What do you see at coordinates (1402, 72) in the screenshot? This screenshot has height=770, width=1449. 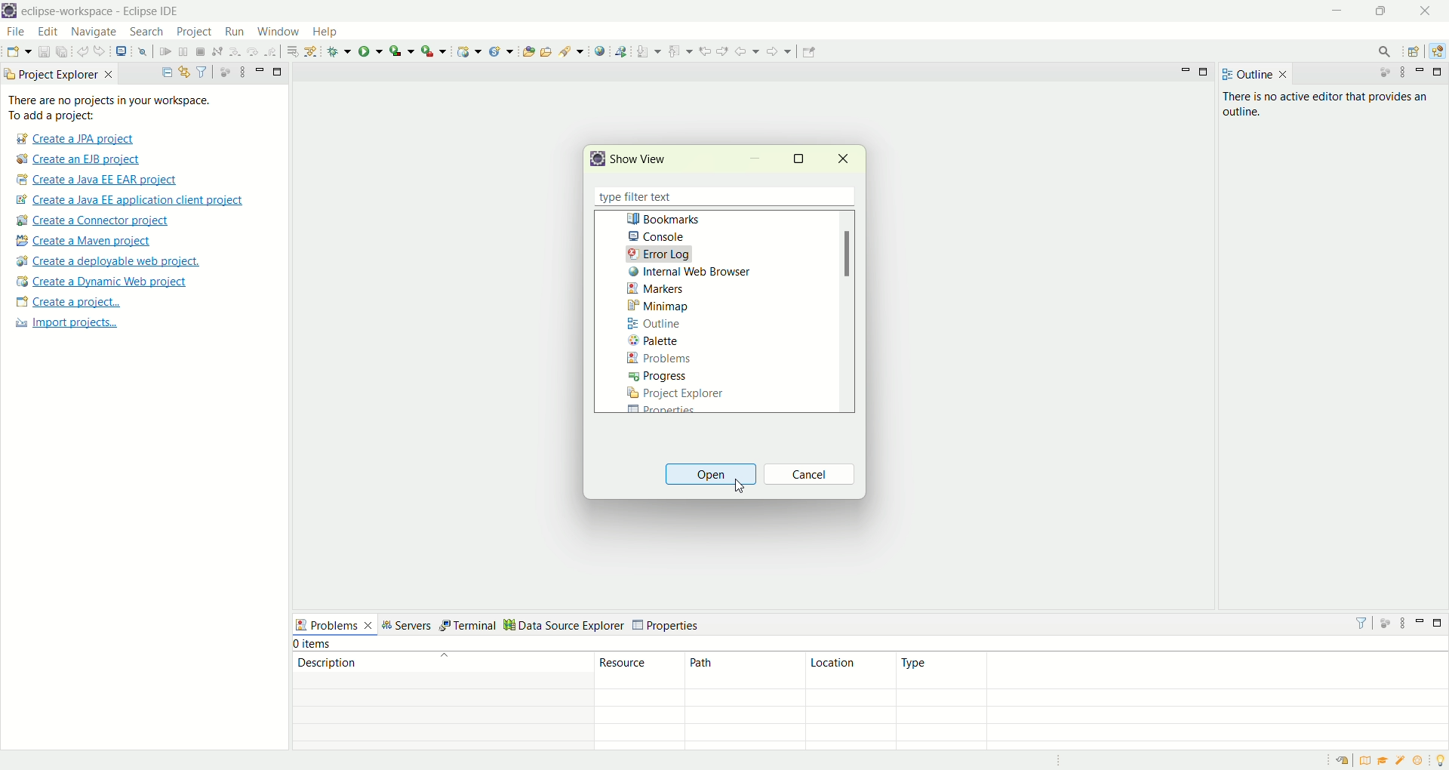 I see `view menu` at bounding box center [1402, 72].